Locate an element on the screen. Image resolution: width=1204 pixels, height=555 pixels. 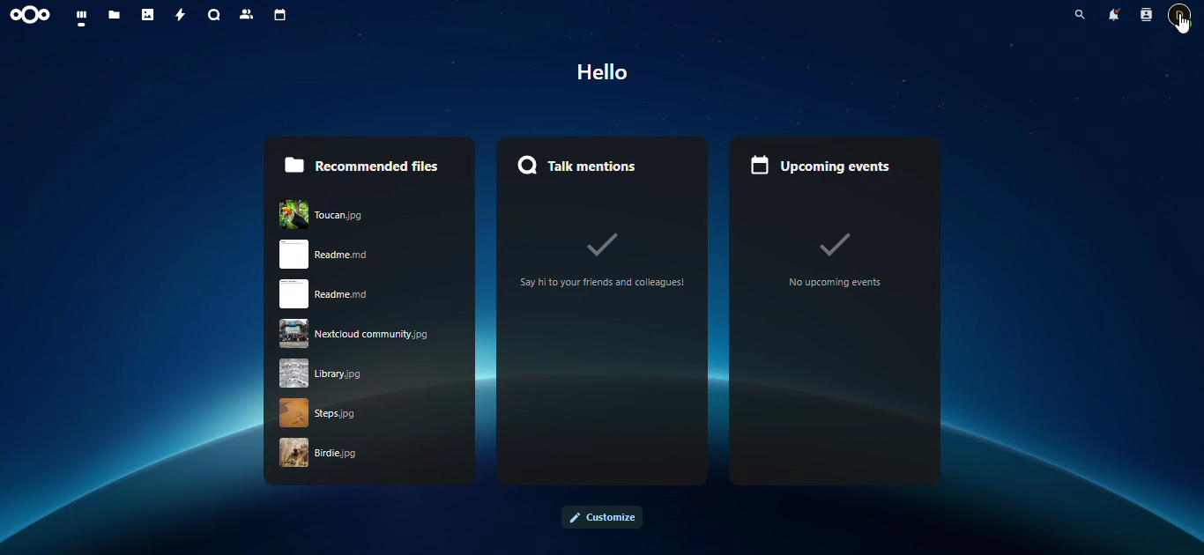
calendar is located at coordinates (281, 16).